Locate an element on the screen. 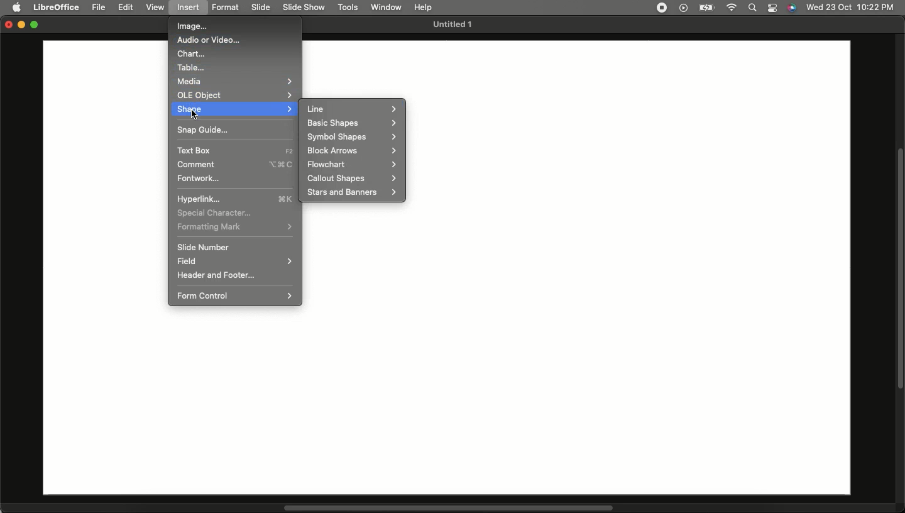 This screenshot has width=905, height=513. Image is located at coordinates (191, 27).